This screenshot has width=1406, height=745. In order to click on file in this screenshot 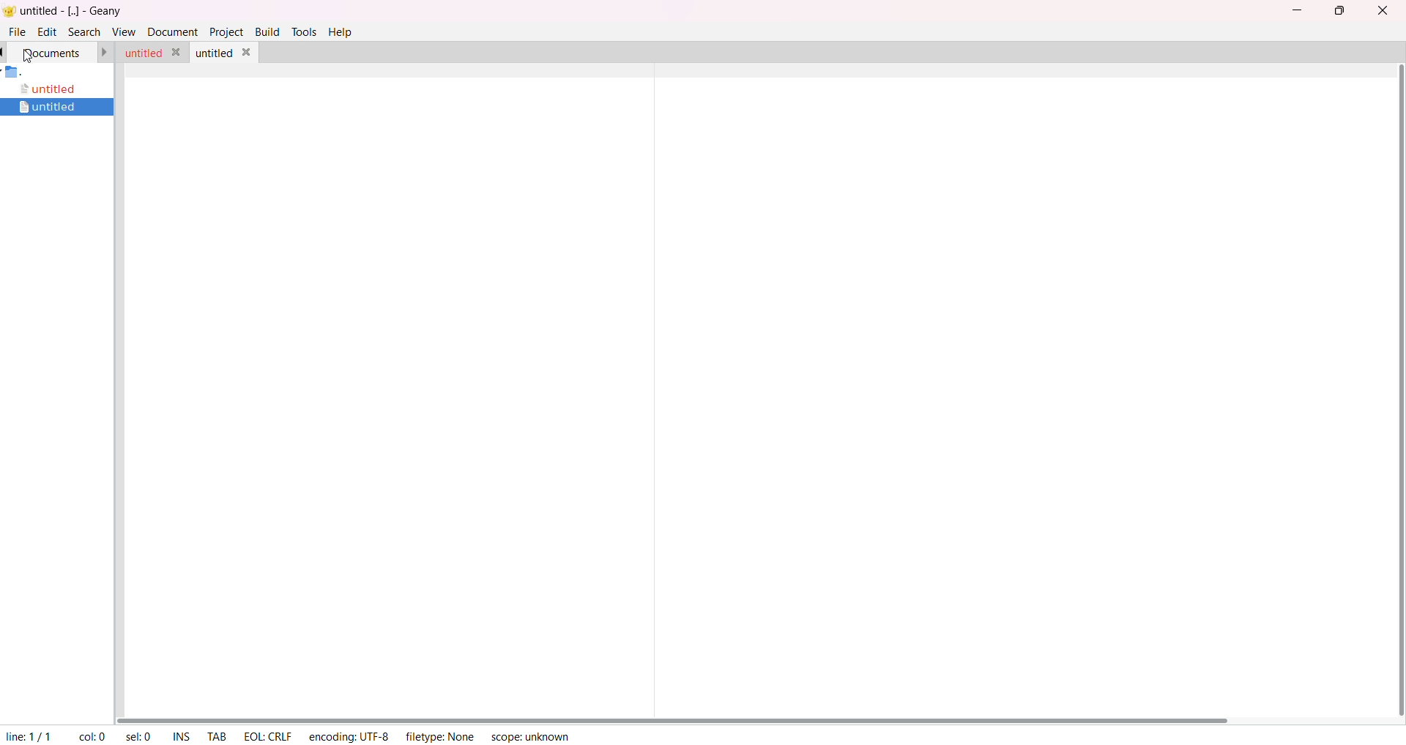, I will do `click(18, 31)`.